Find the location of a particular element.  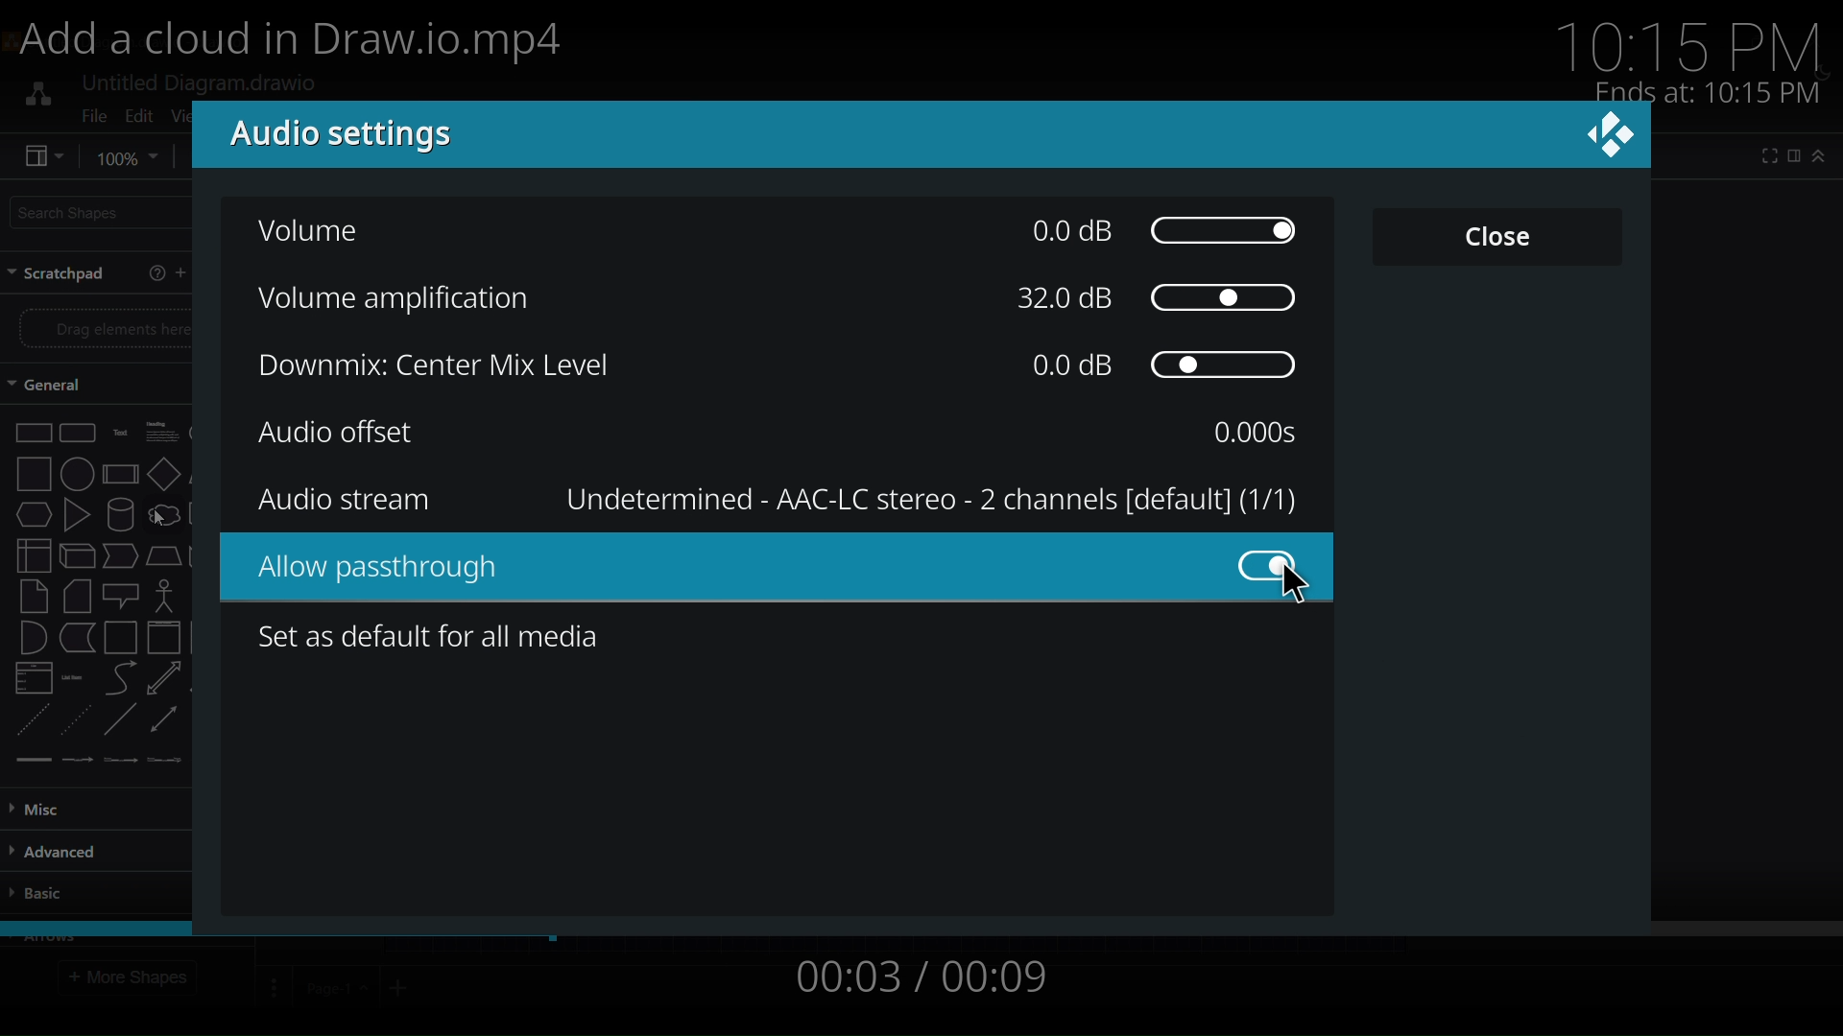

32.0dB is located at coordinates (1157, 299).